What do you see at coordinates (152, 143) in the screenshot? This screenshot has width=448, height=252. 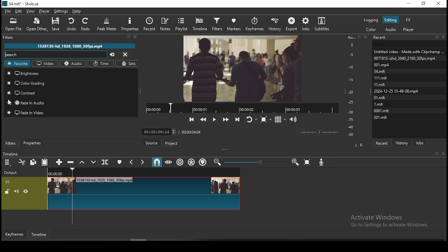 I see `source` at bounding box center [152, 143].